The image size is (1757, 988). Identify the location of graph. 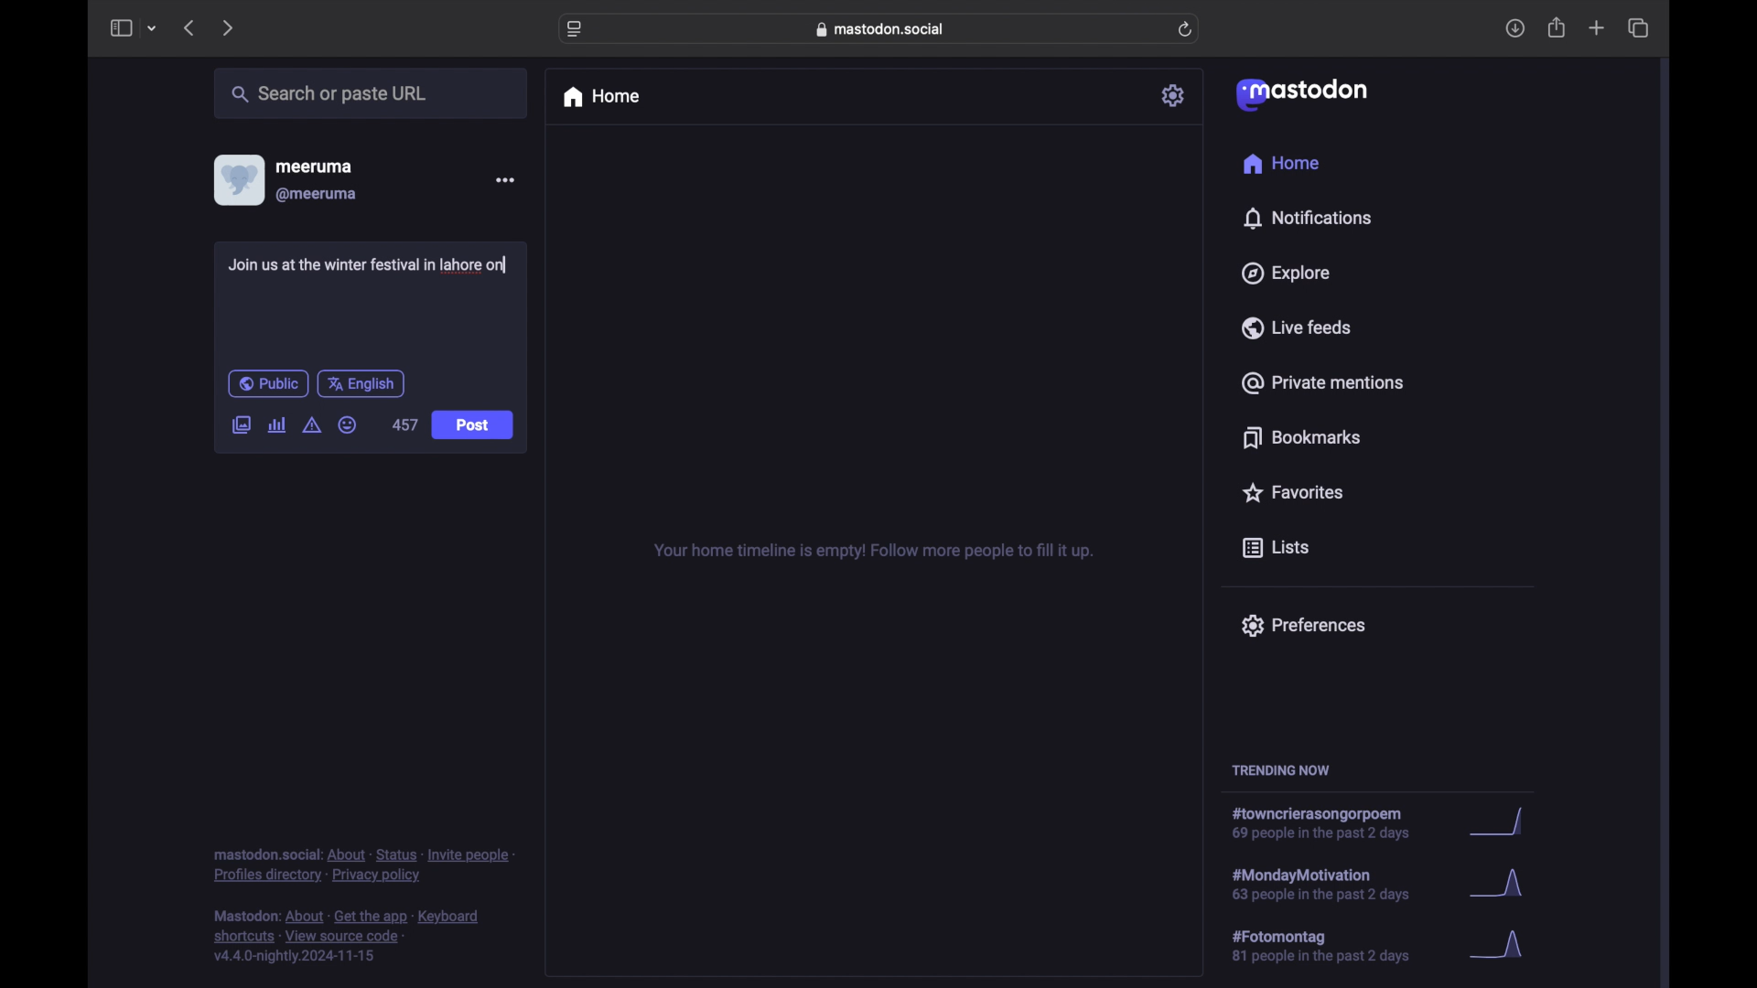
(1502, 887).